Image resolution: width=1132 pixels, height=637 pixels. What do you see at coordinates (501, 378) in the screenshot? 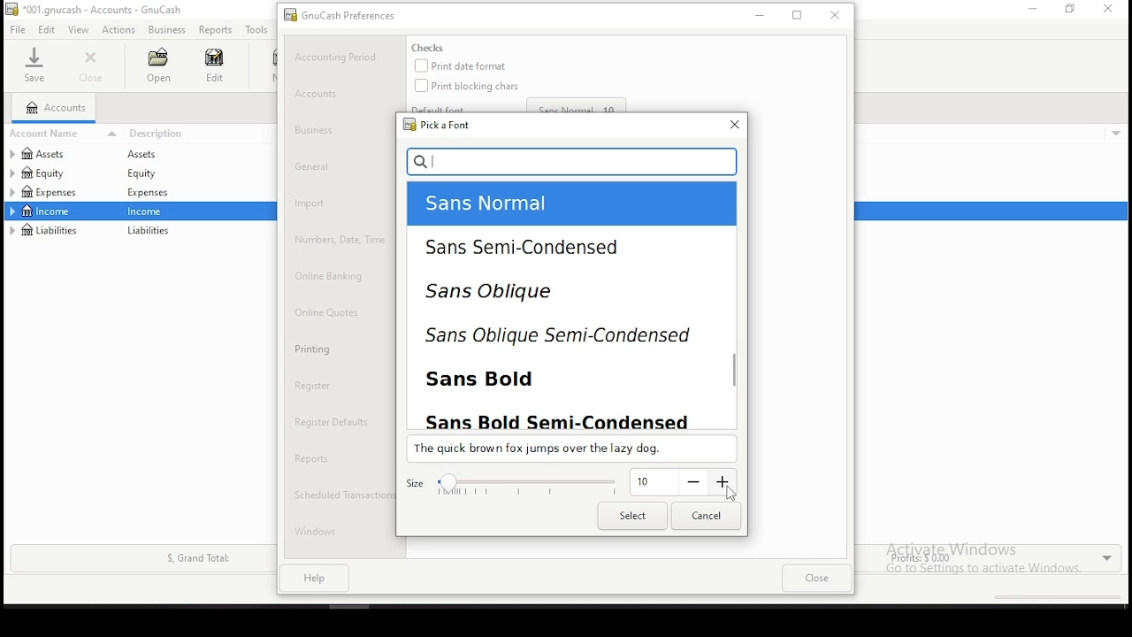
I see `sans bold` at bounding box center [501, 378].